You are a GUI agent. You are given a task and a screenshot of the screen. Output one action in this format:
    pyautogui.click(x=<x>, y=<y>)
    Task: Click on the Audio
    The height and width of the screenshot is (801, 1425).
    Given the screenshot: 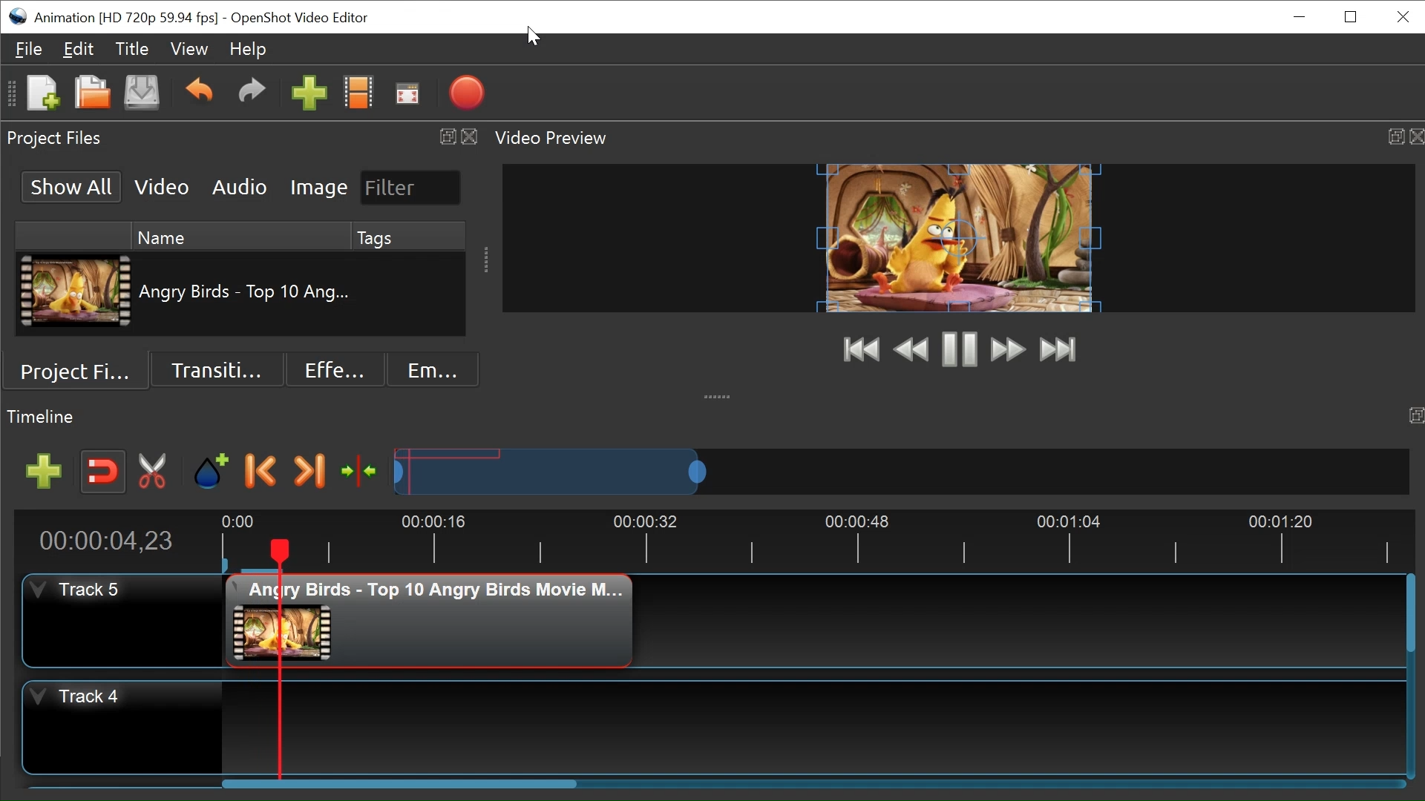 What is the action you would take?
    pyautogui.click(x=242, y=186)
    